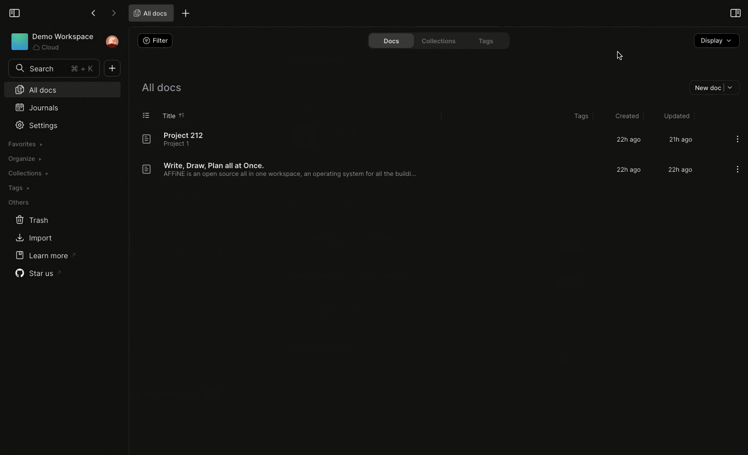  Describe the element at coordinates (113, 42) in the screenshot. I see `User` at that location.